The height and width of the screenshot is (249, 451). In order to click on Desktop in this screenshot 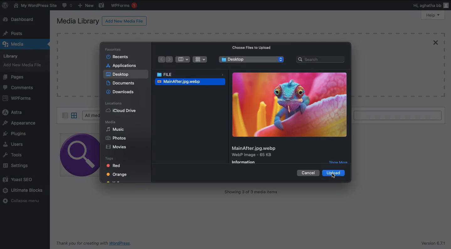, I will do `click(252, 59)`.